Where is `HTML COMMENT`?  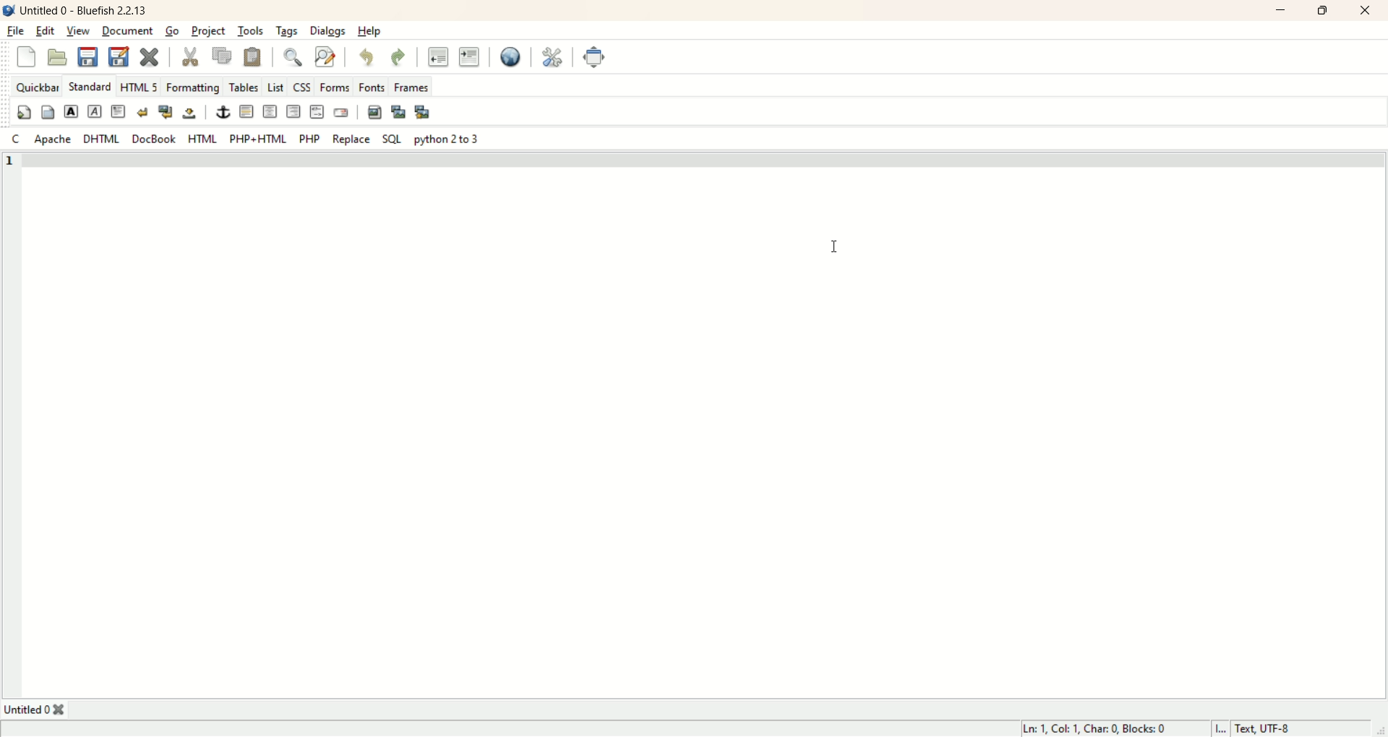 HTML COMMENT is located at coordinates (317, 112).